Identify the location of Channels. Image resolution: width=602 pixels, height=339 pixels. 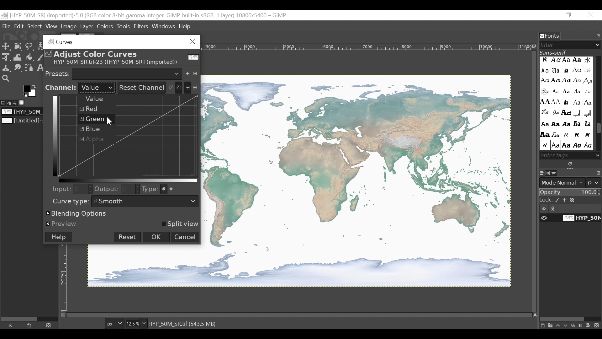
(549, 173).